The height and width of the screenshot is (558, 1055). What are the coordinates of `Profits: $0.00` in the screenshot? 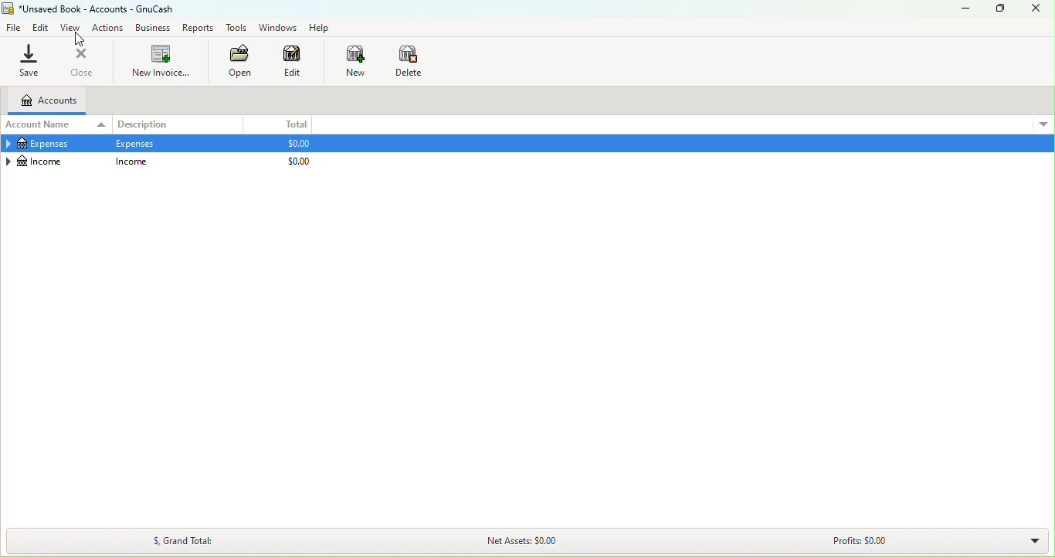 It's located at (863, 541).